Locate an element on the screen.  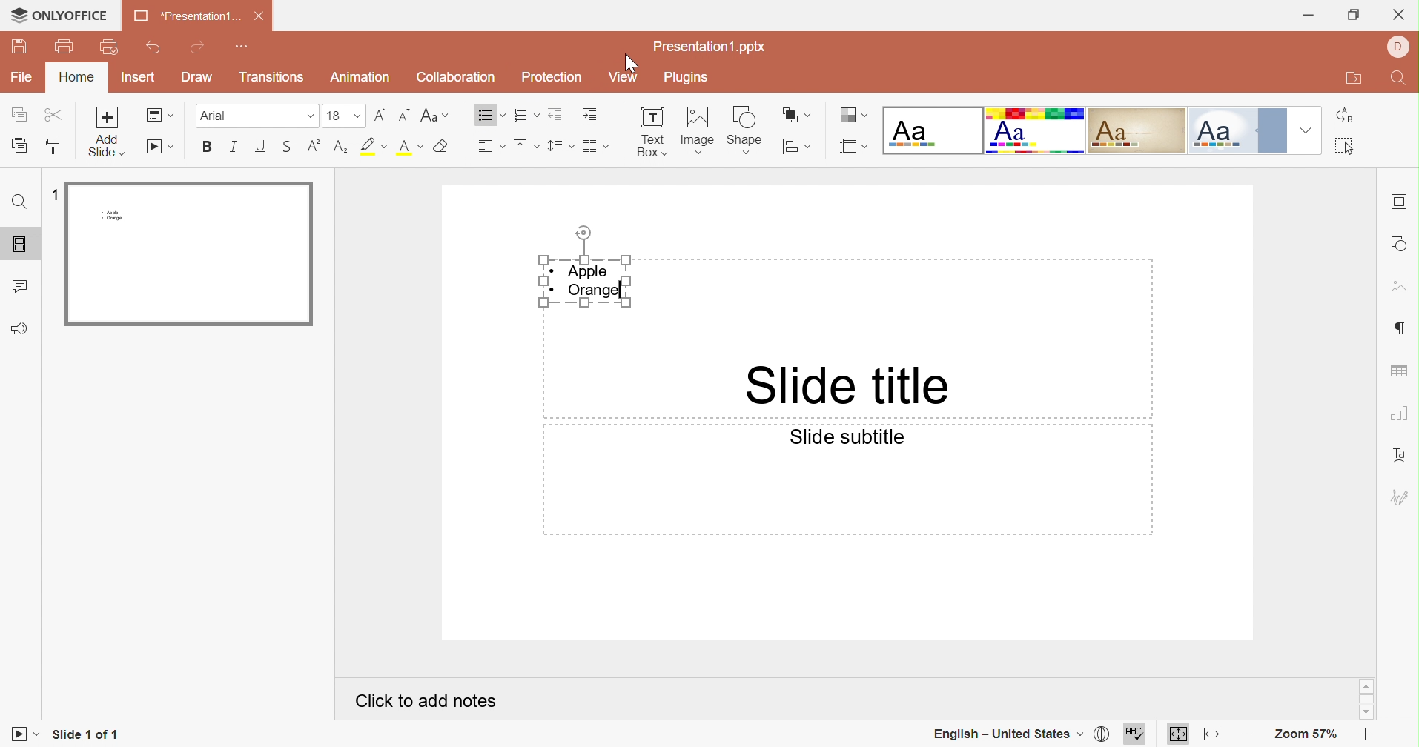
Numbering is located at coordinates (519, 116).